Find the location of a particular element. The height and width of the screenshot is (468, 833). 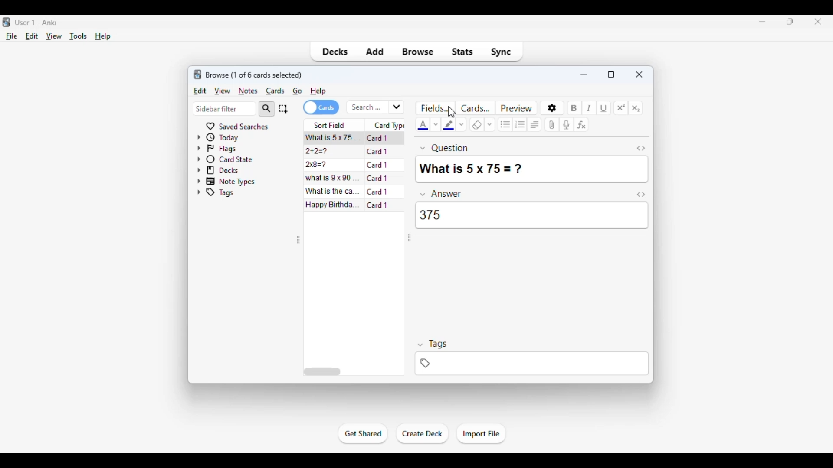

answer is located at coordinates (442, 194).